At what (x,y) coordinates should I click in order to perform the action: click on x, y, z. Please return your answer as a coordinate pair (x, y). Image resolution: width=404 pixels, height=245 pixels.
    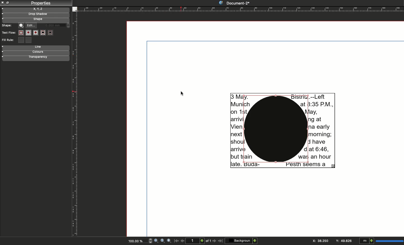
    Looking at the image, I should click on (41, 9).